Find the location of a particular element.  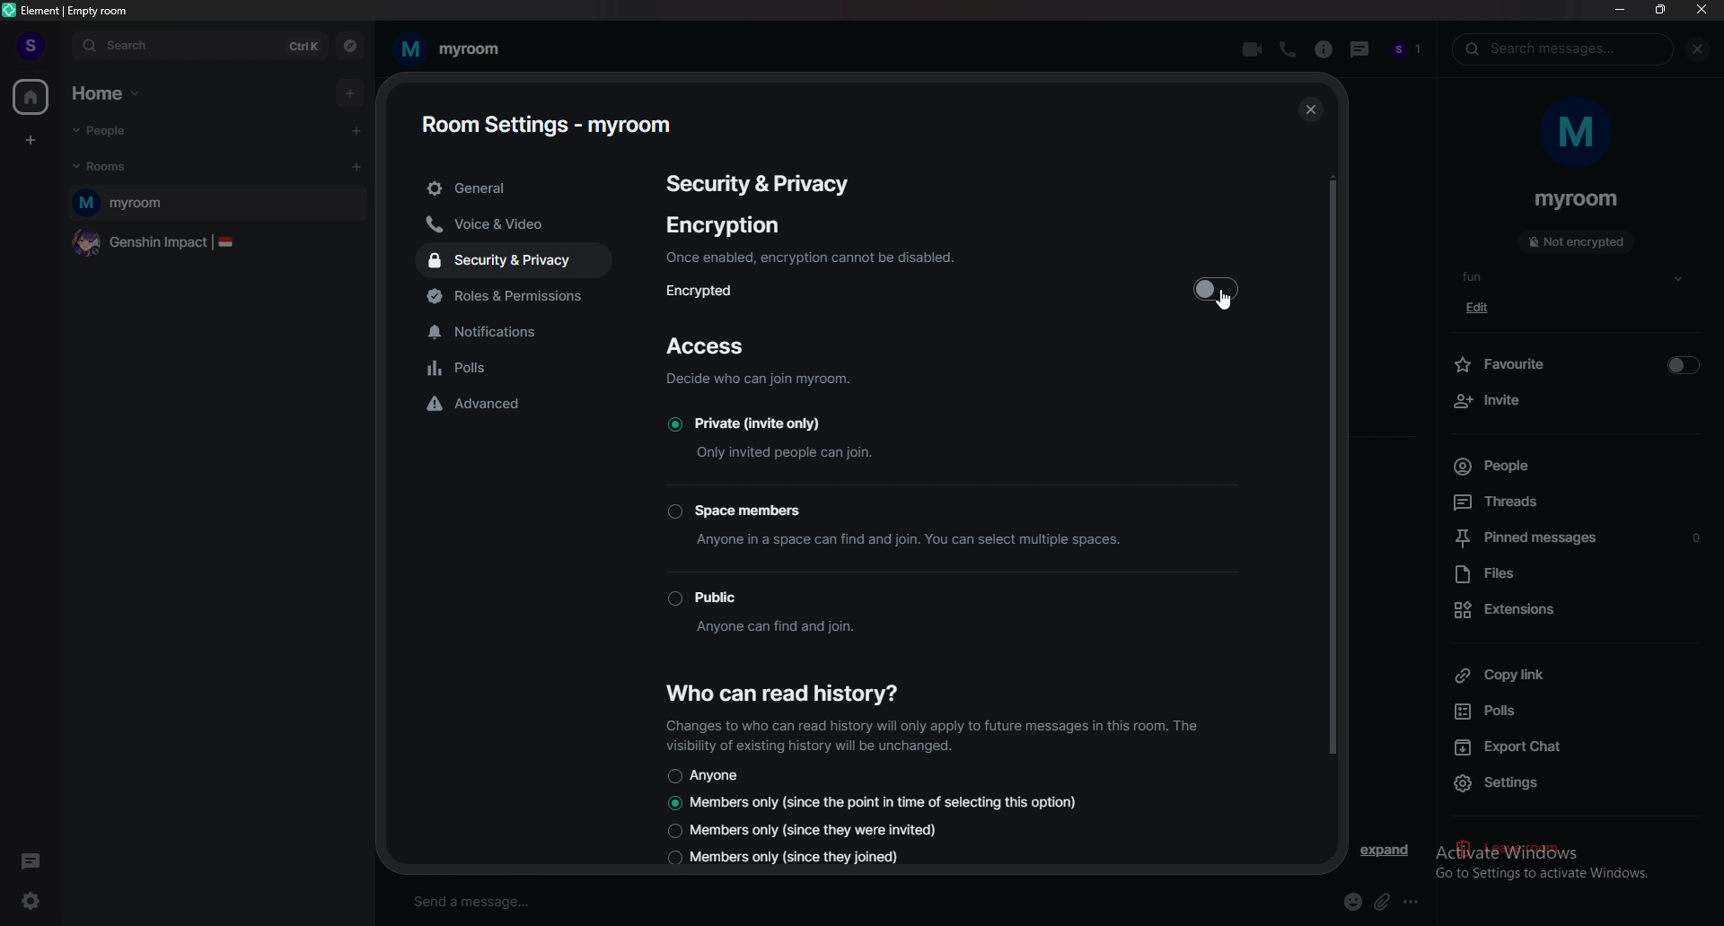

encrypted is located at coordinates (710, 290).